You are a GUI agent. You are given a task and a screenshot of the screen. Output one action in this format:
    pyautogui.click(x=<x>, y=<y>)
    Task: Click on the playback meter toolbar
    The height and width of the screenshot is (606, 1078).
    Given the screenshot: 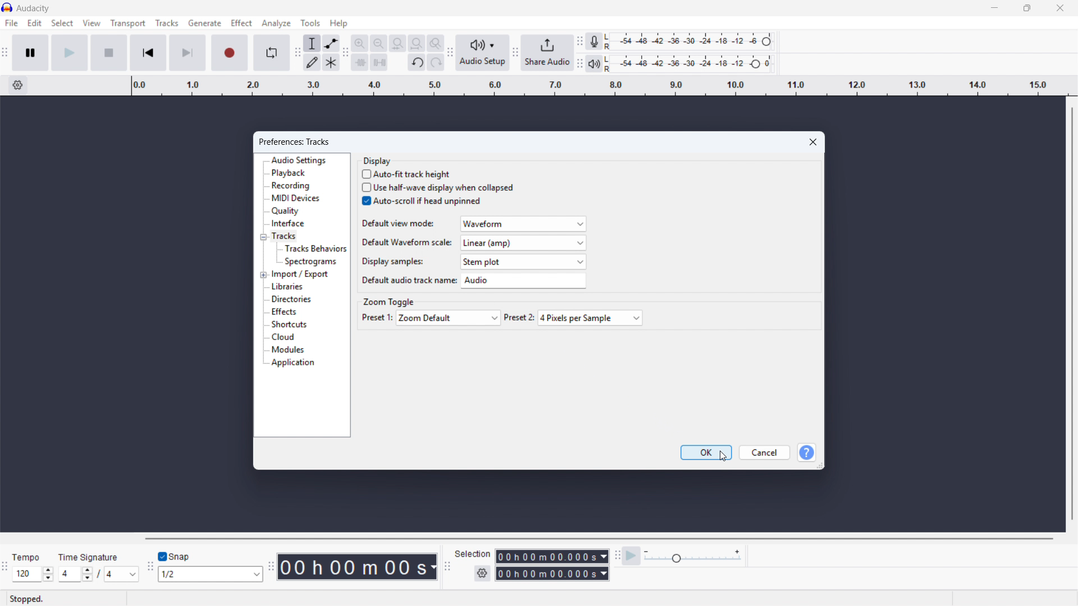 What is the action you would take?
    pyautogui.click(x=579, y=63)
    